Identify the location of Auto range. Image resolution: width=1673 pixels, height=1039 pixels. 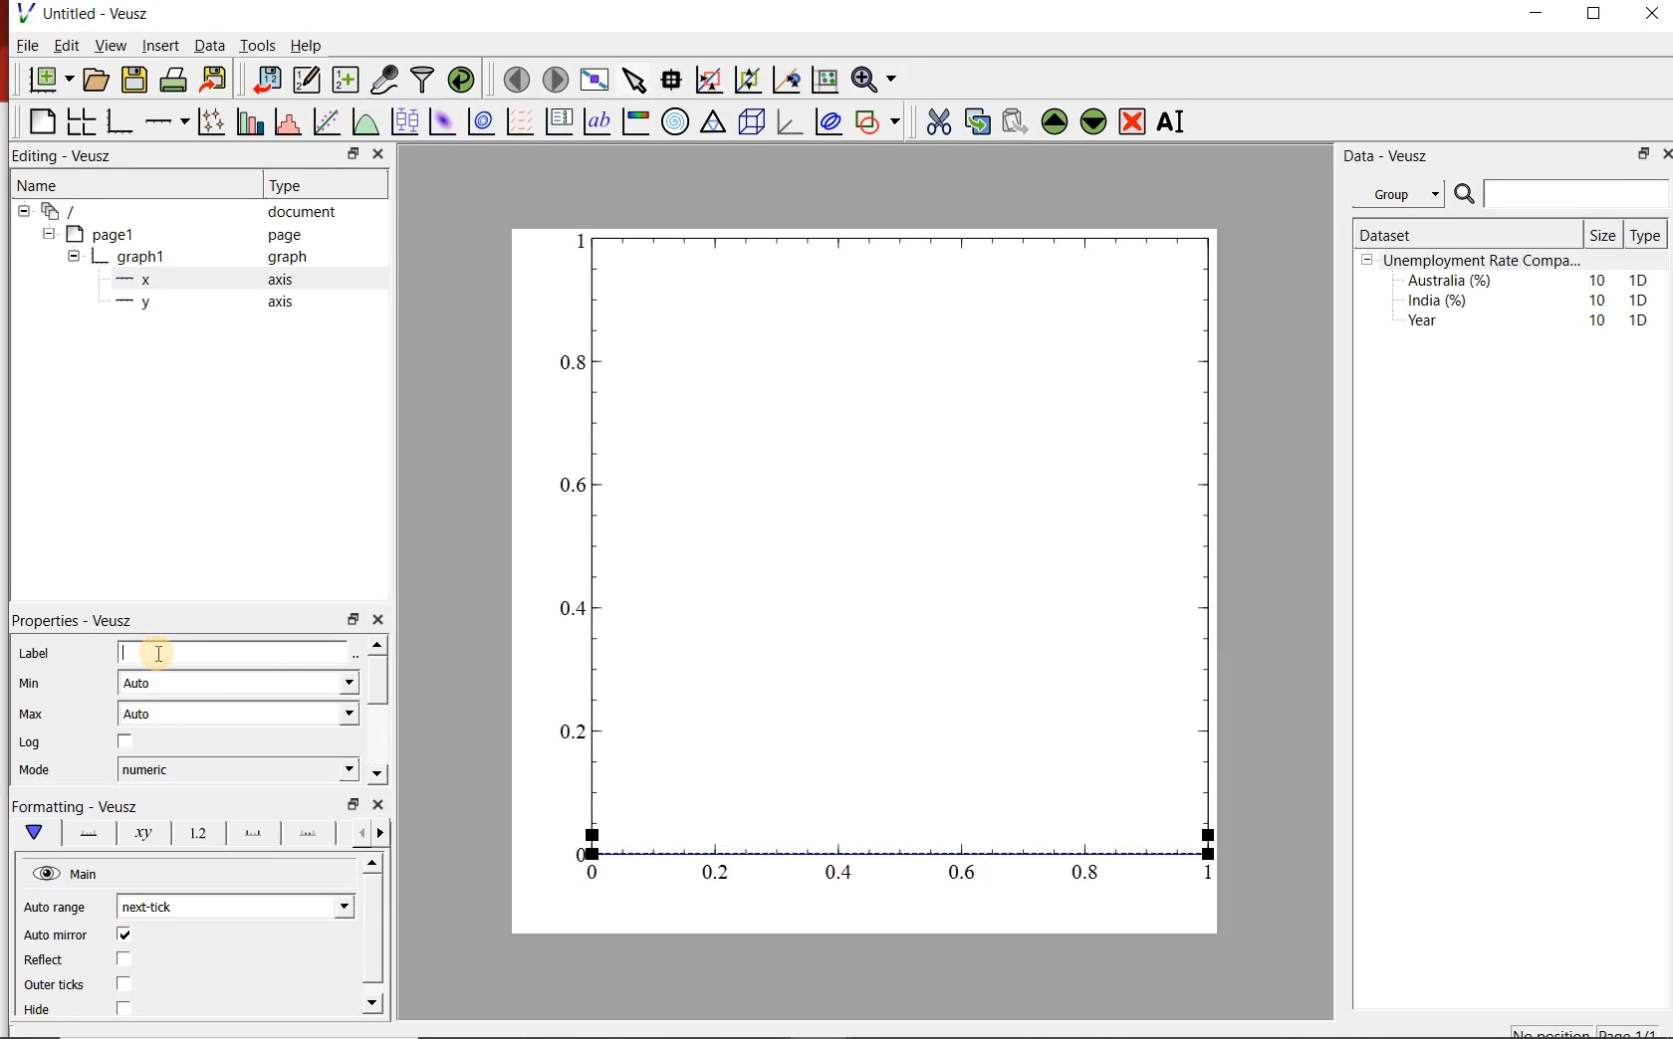
(58, 910).